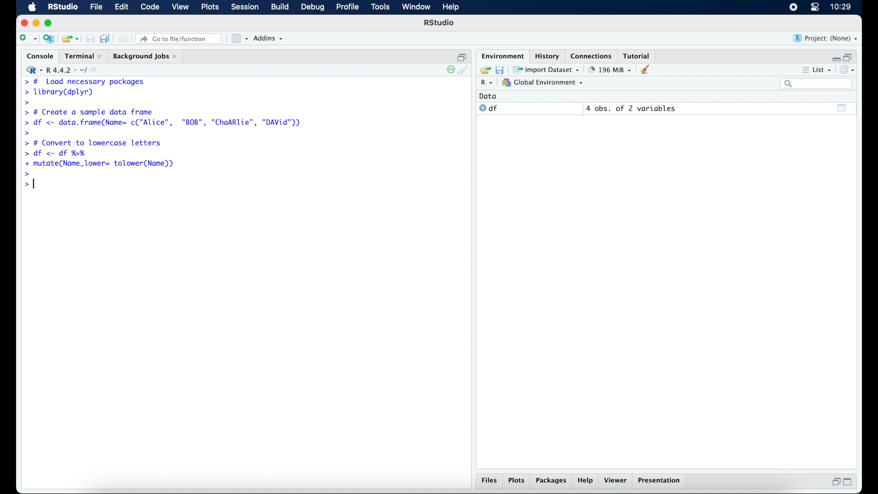 This screenshot has width=878, height=494. What do you see at coordinates (91, 112) in the screenshot?
I see `> # Create a sample data frame]` at bounding box center [91, 112].